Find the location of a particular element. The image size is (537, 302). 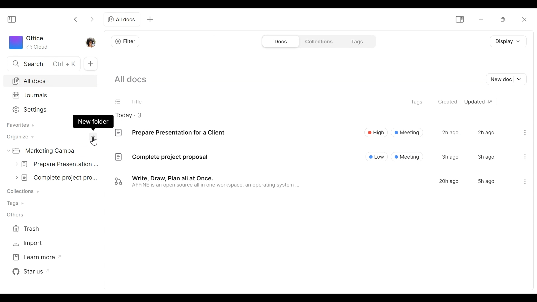

Import is located at coordinates (28, 243).